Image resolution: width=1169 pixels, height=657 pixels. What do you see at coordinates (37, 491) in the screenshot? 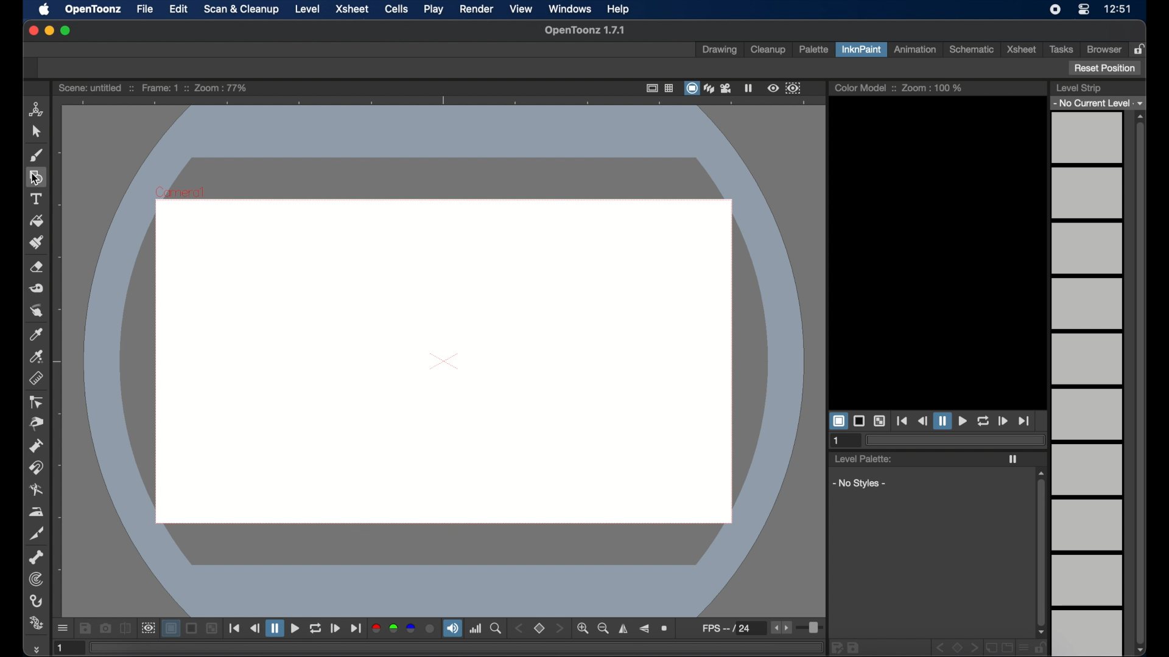
I see `blender tool` at bounding box center [37, 491].